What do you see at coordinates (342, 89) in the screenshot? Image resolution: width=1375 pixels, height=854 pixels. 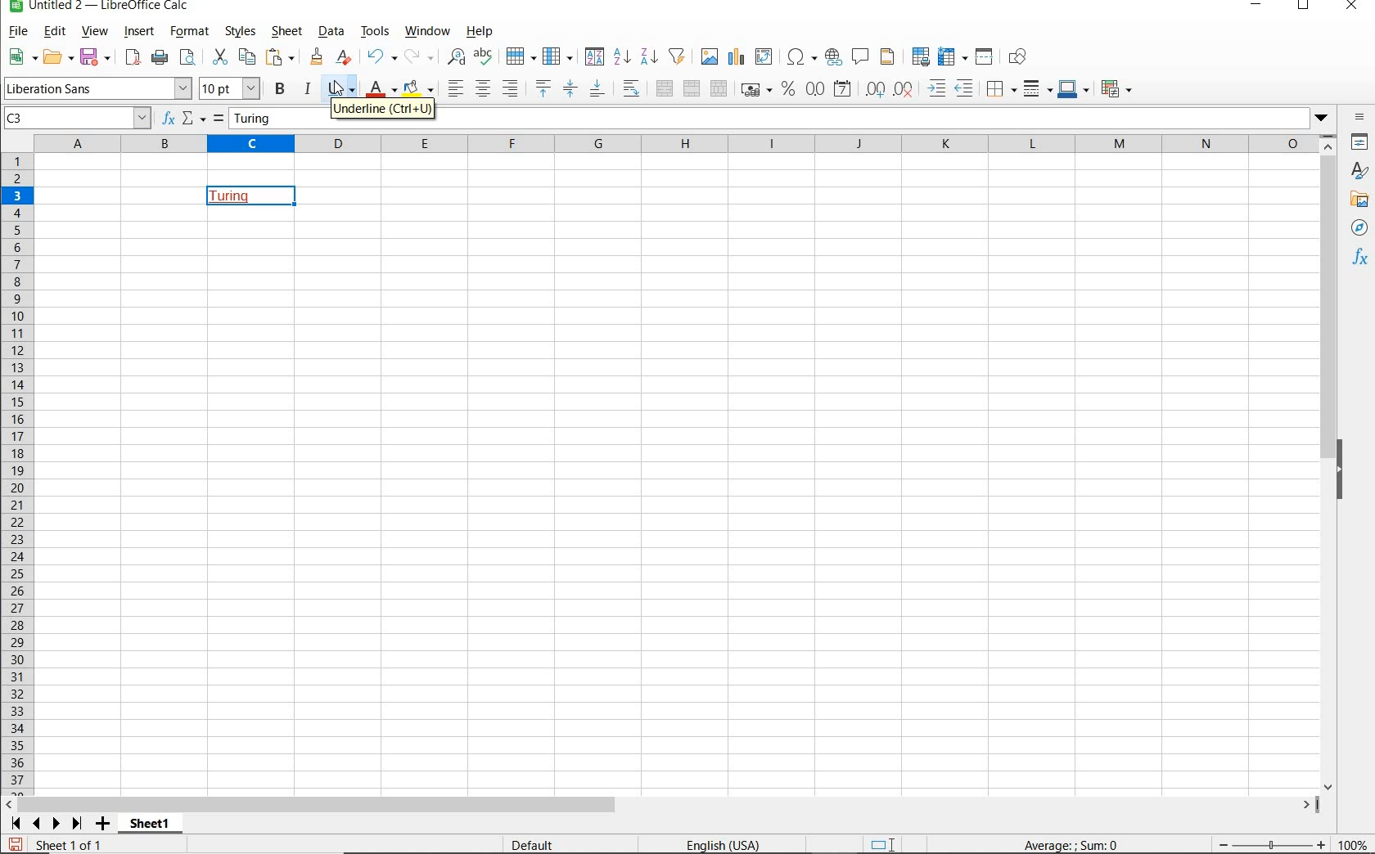 I see `cursor` at bounding box center [342, 89].